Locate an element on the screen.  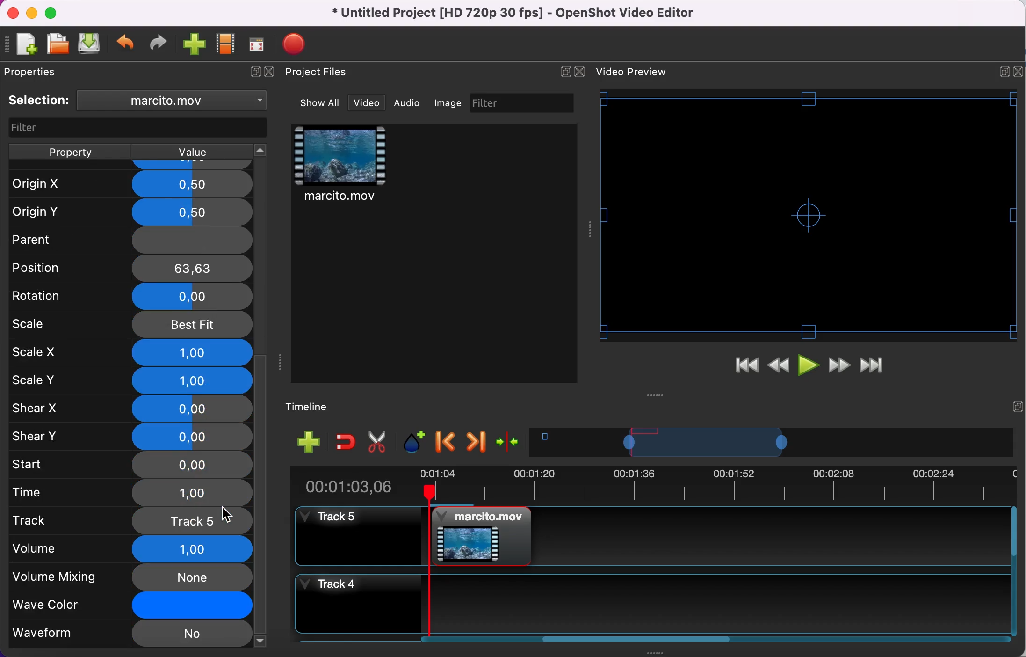
title is located at coordinates (516, 14).